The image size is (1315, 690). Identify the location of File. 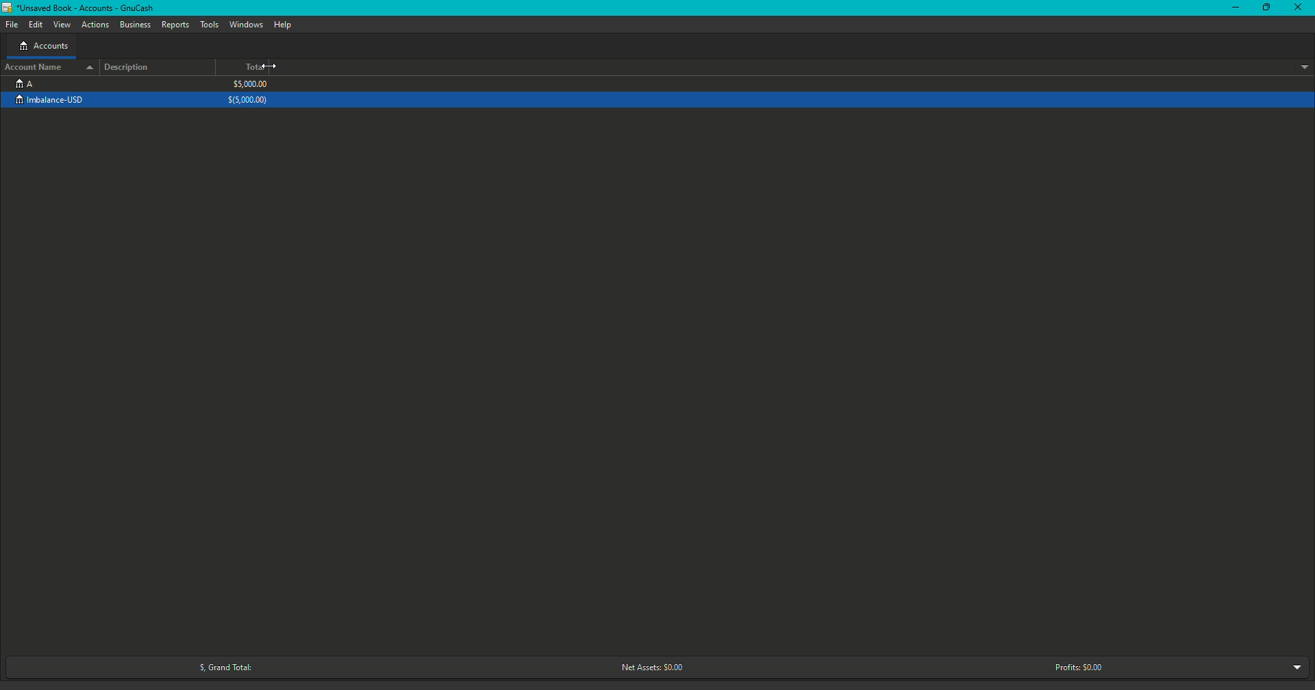
(15, 24).